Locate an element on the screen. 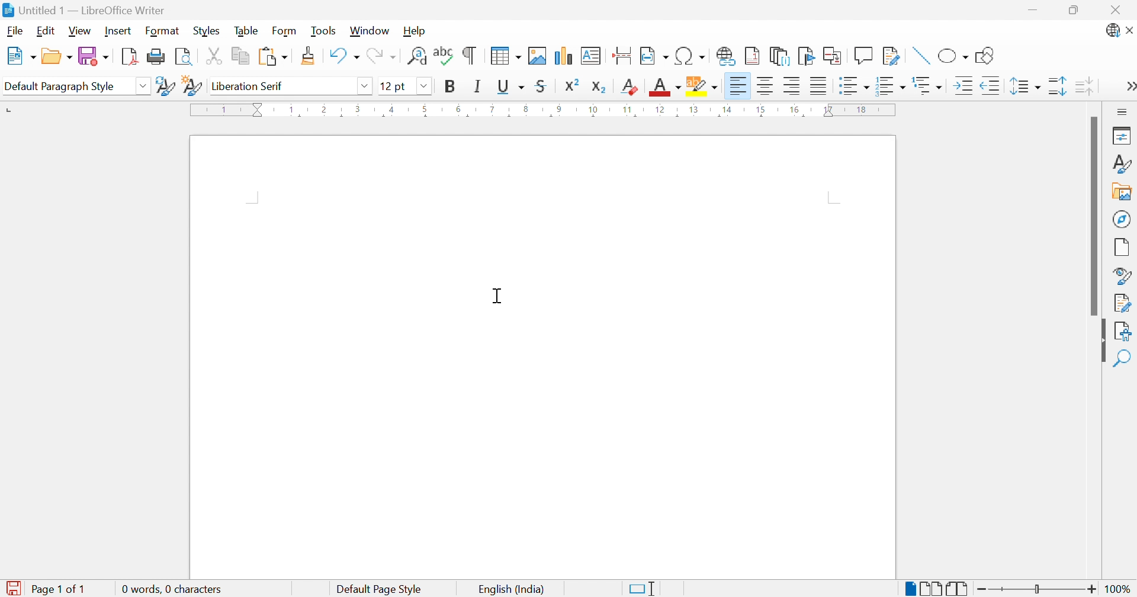  Basic shapes is located at coordinates (953, 58).